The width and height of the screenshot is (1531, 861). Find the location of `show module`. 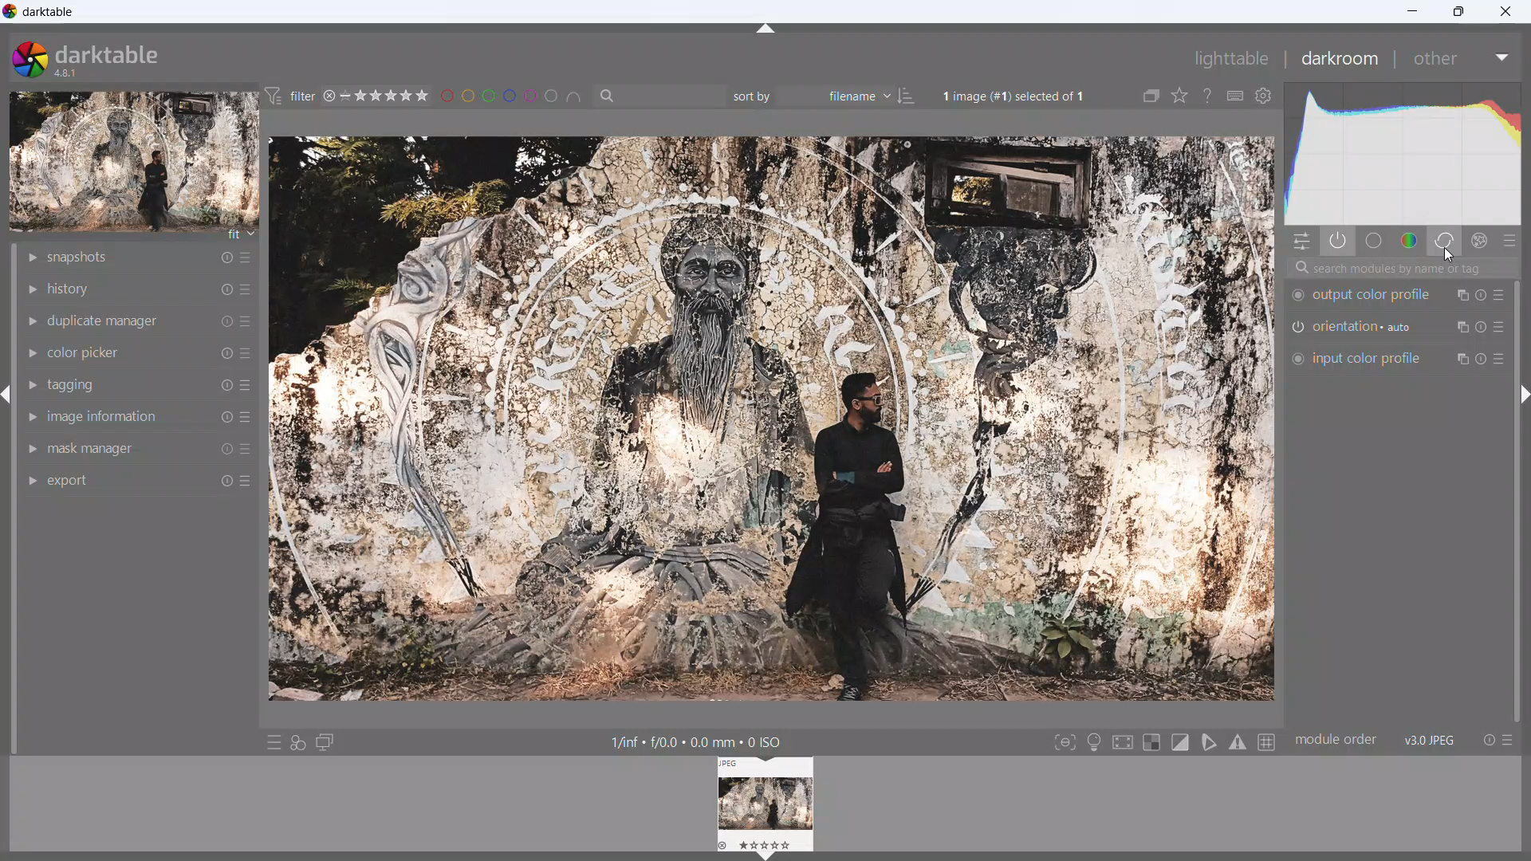

show module is located at coordinates (34, 321).